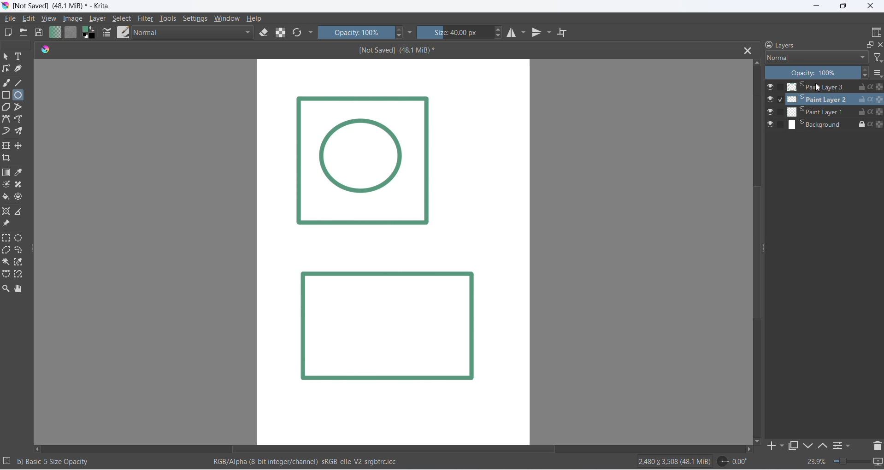 The image size is (884, 470). Describe the element at coordinates (296, 34) in the screenshot. I see `refresh` at that location.